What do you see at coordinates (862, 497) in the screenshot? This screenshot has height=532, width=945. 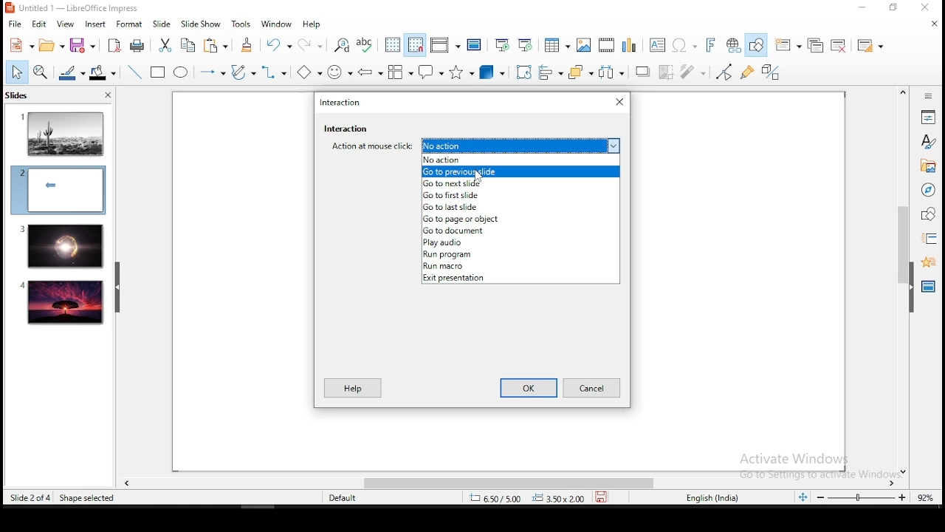 I see `zoom` at bounding box center [862, 497].